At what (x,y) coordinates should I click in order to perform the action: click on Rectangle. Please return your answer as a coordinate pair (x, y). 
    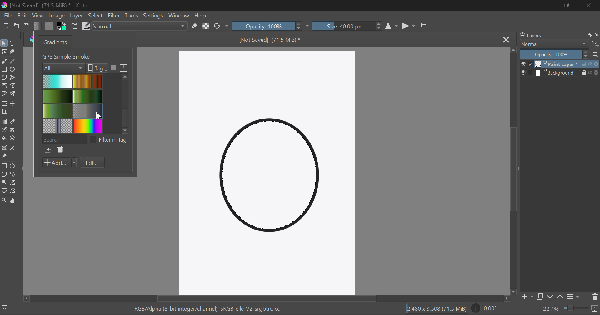
    Looking at the image, I should click on (4, 70).